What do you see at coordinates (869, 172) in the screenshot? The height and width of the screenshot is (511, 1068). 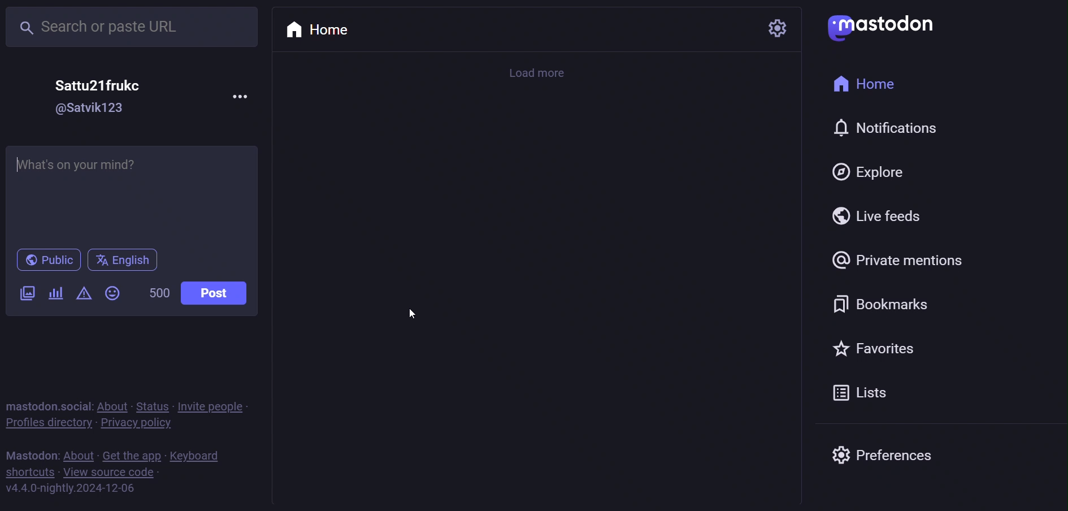 I see `explore` at bounding box center [869, 172].